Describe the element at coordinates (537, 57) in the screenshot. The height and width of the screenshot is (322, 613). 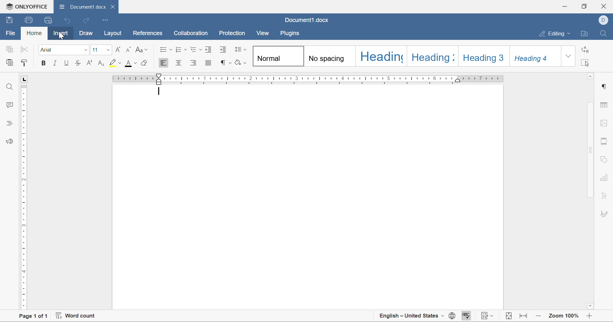
I see `Heading4` at that location.